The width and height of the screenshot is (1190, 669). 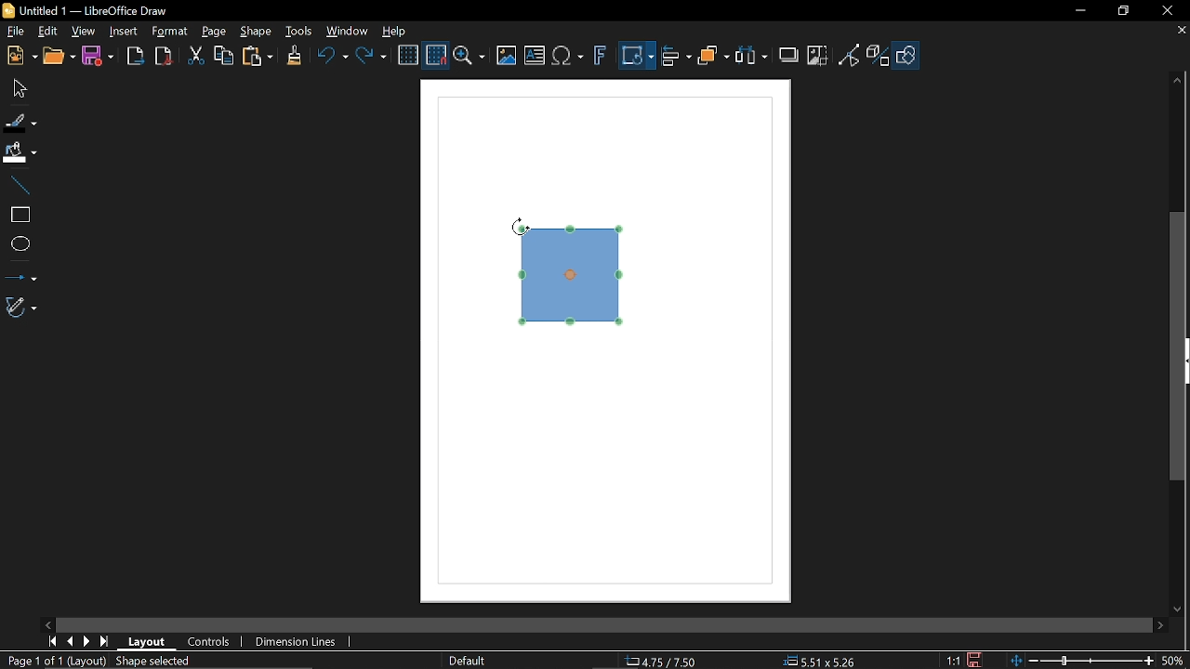 What do you see at coordinates (104, 642) in the screenshot?
I see `Last page` at bounding box center [104, 642].